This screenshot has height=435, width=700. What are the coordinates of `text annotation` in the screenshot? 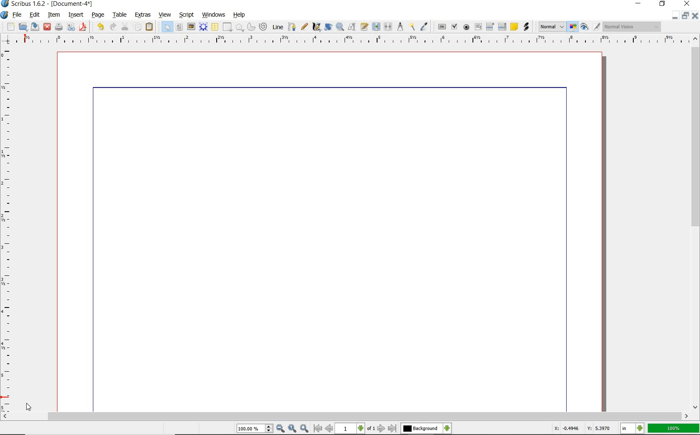 It's located at (514, 27).